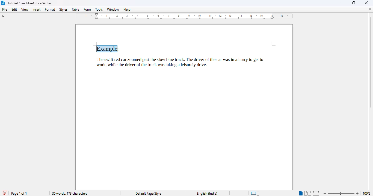 This screenshot has width=373, height=196. What do you see at coordinates (341, 193) in the screenshot?
I see `Change zoom level` at bounding box center [341, 193].